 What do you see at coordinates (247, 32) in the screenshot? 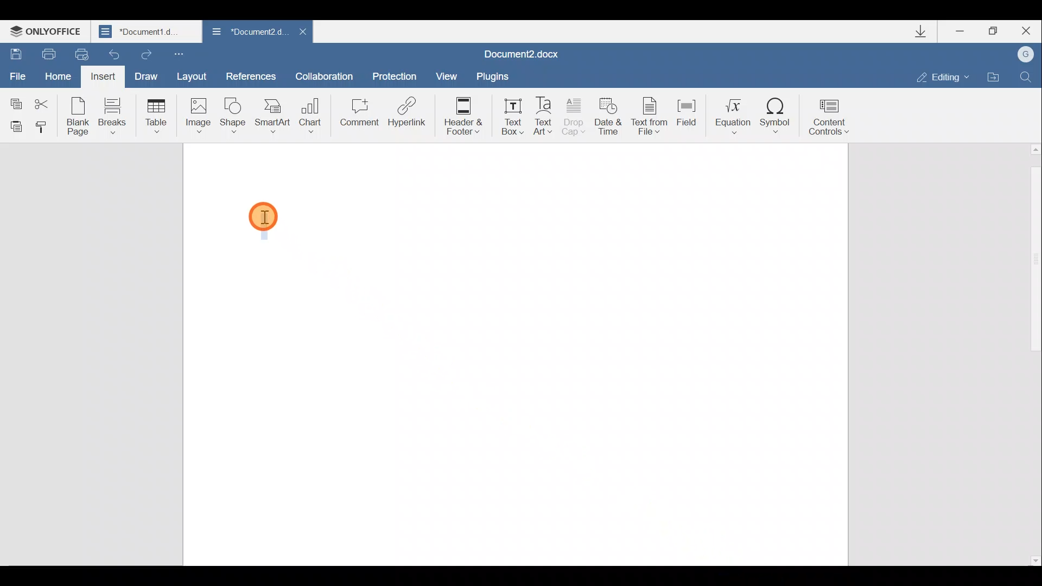
I see `*Document2.d...` at bounding box center [247, 32].